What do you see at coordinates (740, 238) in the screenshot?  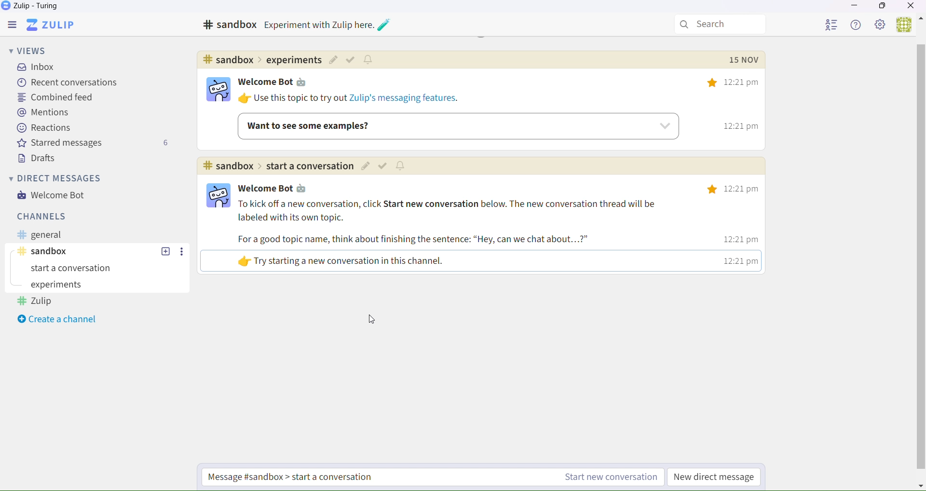 I see `12:21 pm` at bounding box center [740, 238].